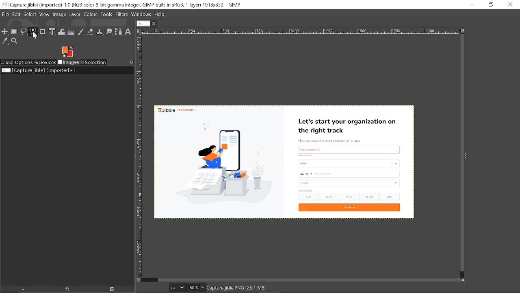 This screenshot has height=293, width=520. What do you see at coordinates (15, 33) in the screenshot?
I see `Rectangular select tool` at bounding box center [15, 33].